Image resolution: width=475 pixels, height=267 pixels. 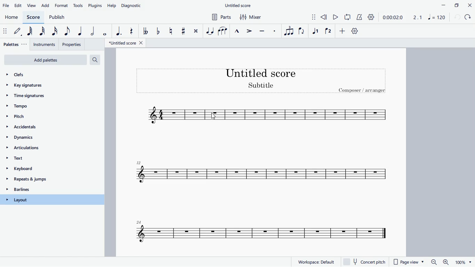 I want to click on file, so click(x=6, y=6).